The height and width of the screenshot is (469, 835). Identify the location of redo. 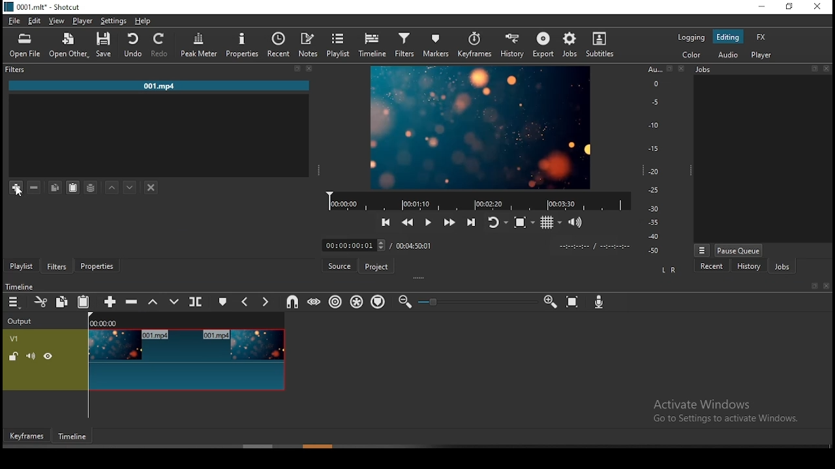
(160, 46).